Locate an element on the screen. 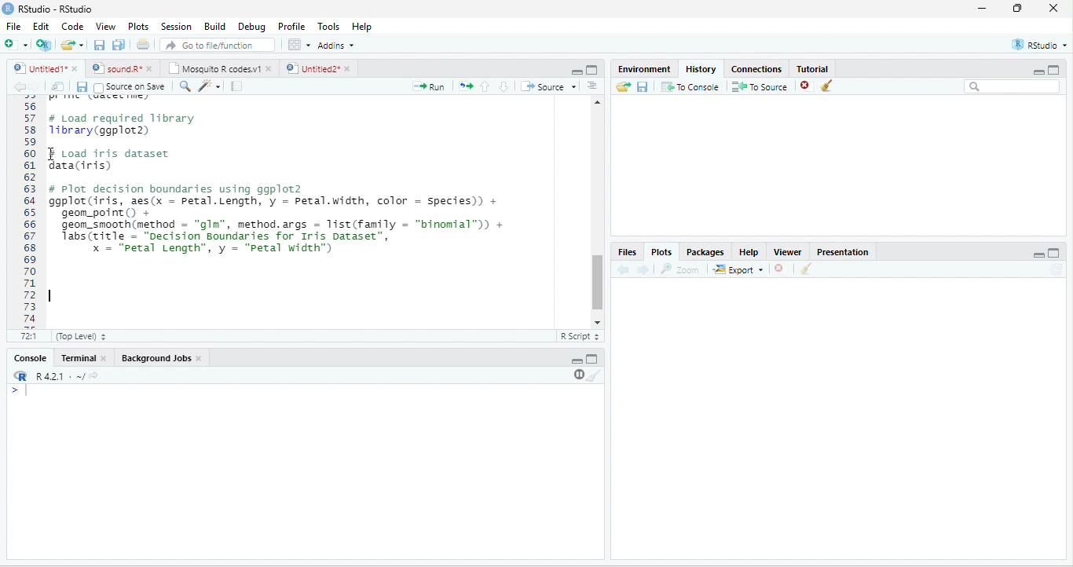 The height and width of the screenshot is (567, 1073). maximize is located at coordinates (1054, 69).